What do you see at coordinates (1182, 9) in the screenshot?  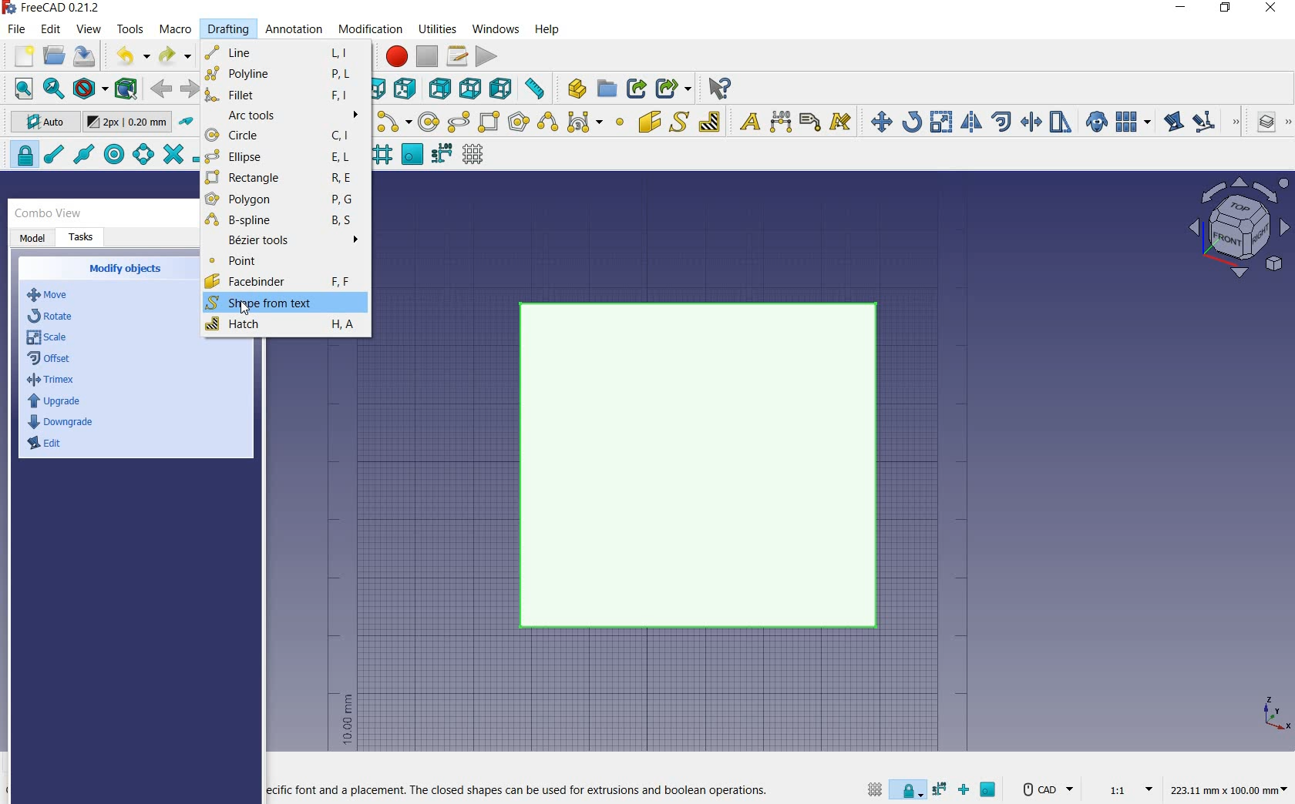 I see `minimize` at bounding box center [1182, 9].